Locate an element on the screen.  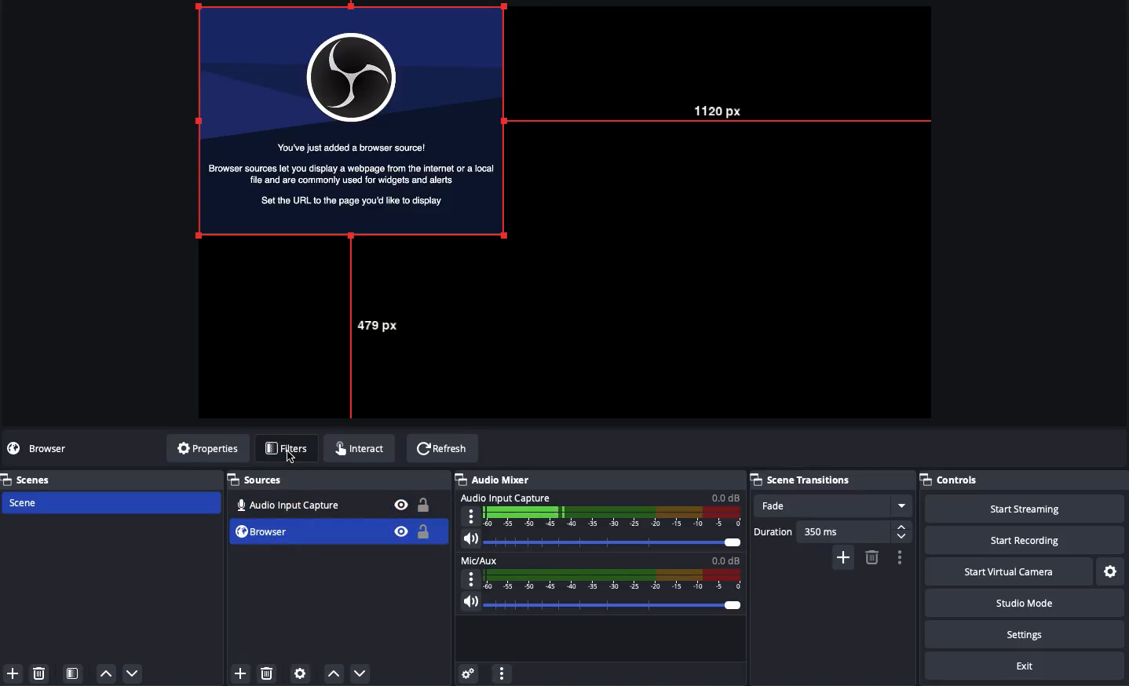
Options is located at coordinates (901, 557).